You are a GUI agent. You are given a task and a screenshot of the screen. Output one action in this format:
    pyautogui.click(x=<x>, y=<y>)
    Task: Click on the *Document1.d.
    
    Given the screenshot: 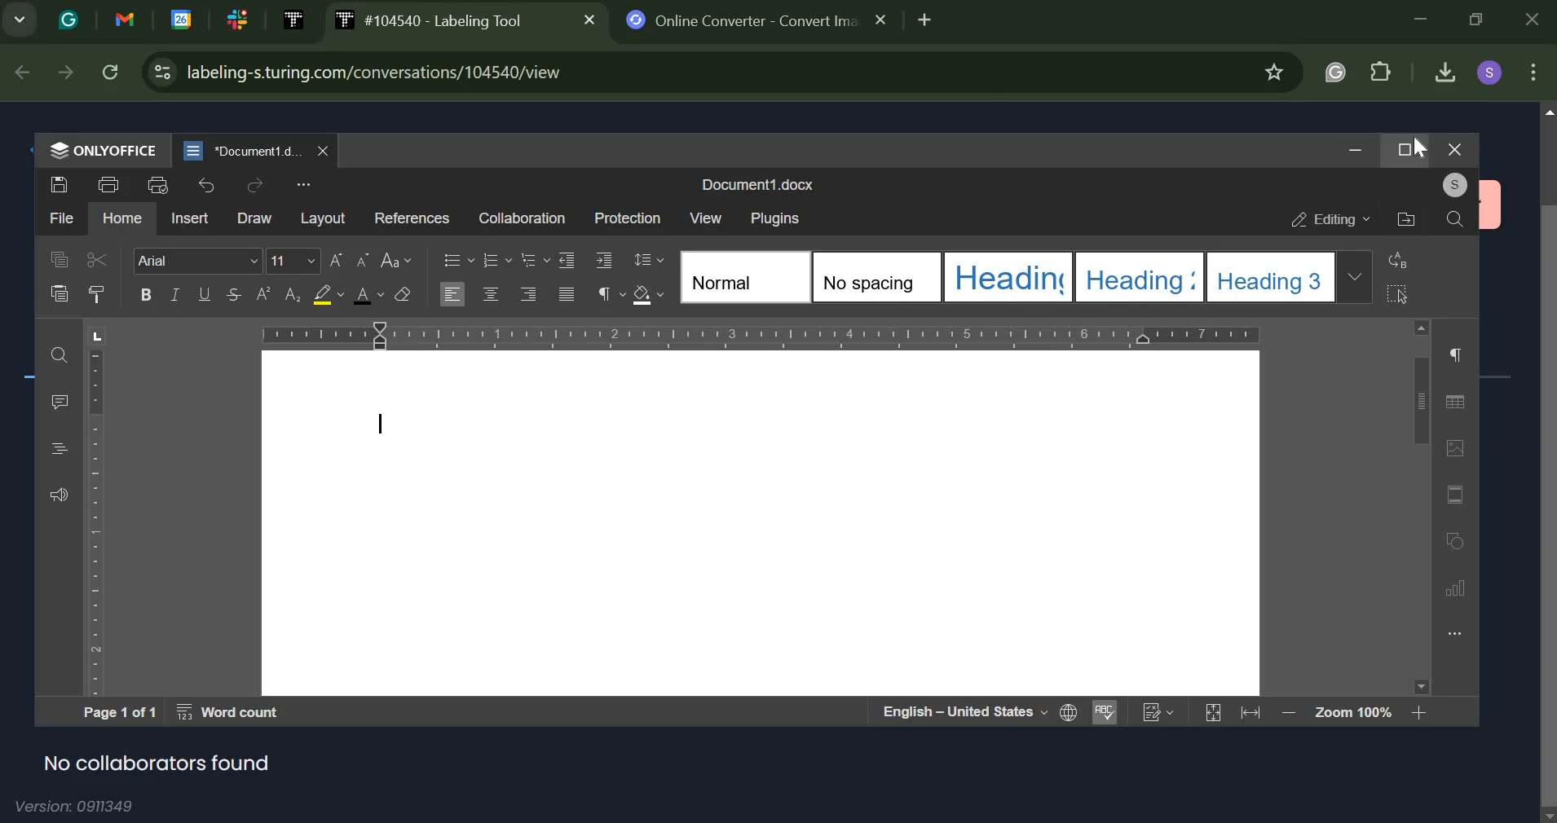 What is the action you would take?
    pyautogui.click(x=262, y=151)
    